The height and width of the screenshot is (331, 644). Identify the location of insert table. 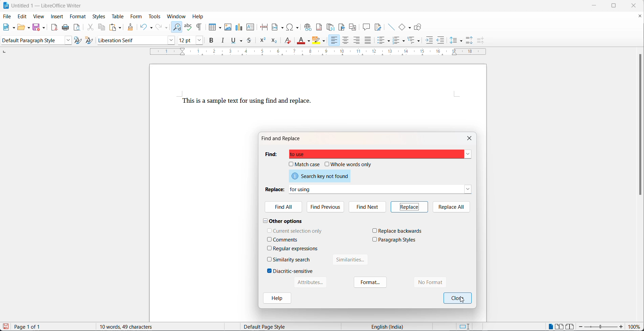
(215, 25).